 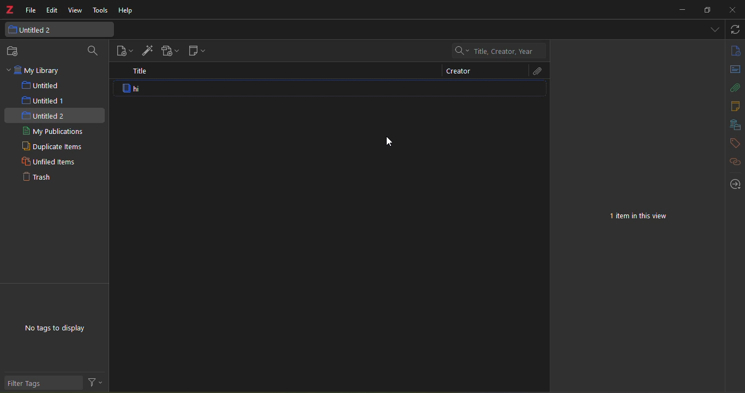 I want to click on minimize, so click(x=682, y=10).